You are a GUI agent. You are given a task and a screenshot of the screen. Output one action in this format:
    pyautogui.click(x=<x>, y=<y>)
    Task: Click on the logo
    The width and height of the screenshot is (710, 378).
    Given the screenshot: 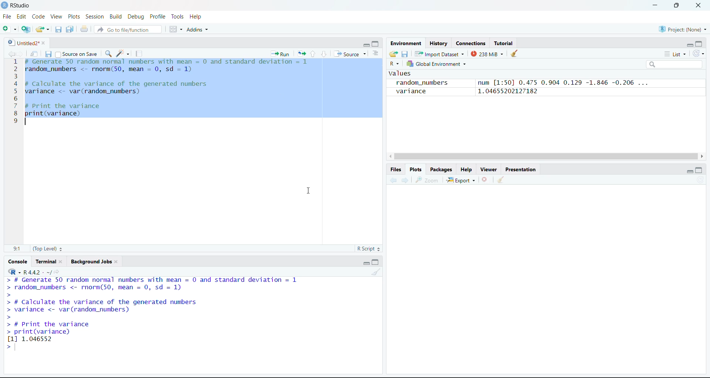 What is the action you would take?
    pyautogui.click(x=5, y=6)
    